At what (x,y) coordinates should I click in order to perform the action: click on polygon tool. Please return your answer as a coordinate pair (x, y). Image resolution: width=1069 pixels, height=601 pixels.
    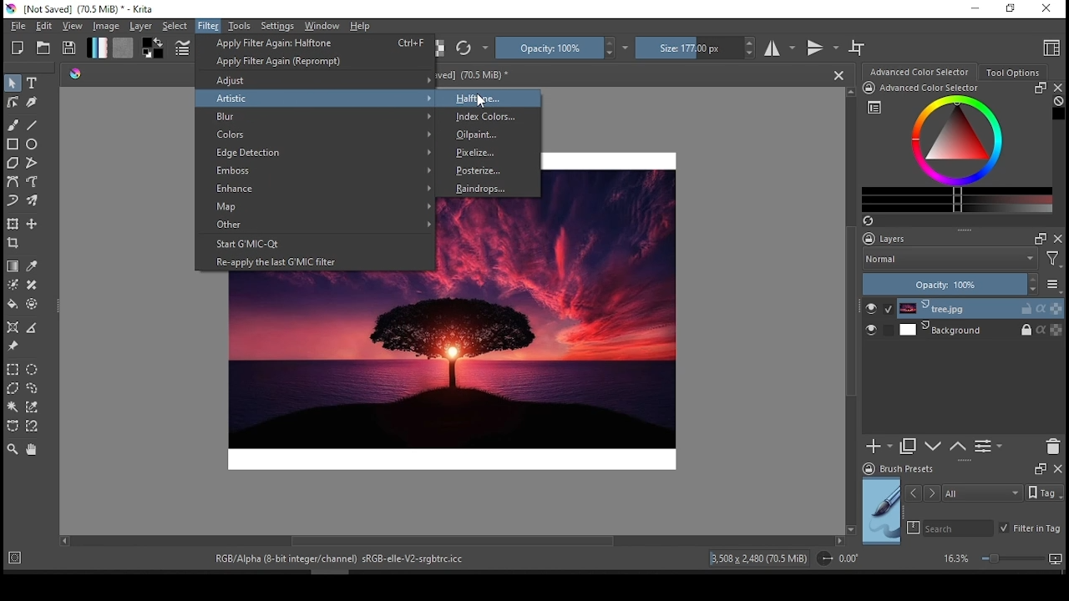
    Looking at the image, I should click on (13, 163).